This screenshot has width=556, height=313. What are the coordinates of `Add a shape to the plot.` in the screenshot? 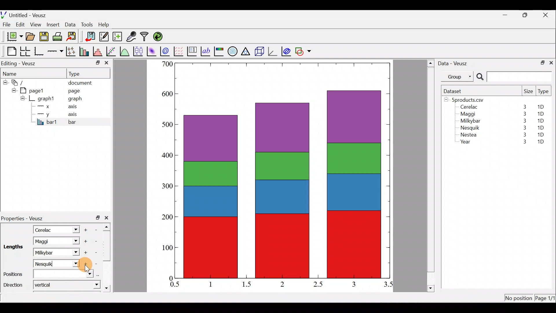 It's located at (303, 50).